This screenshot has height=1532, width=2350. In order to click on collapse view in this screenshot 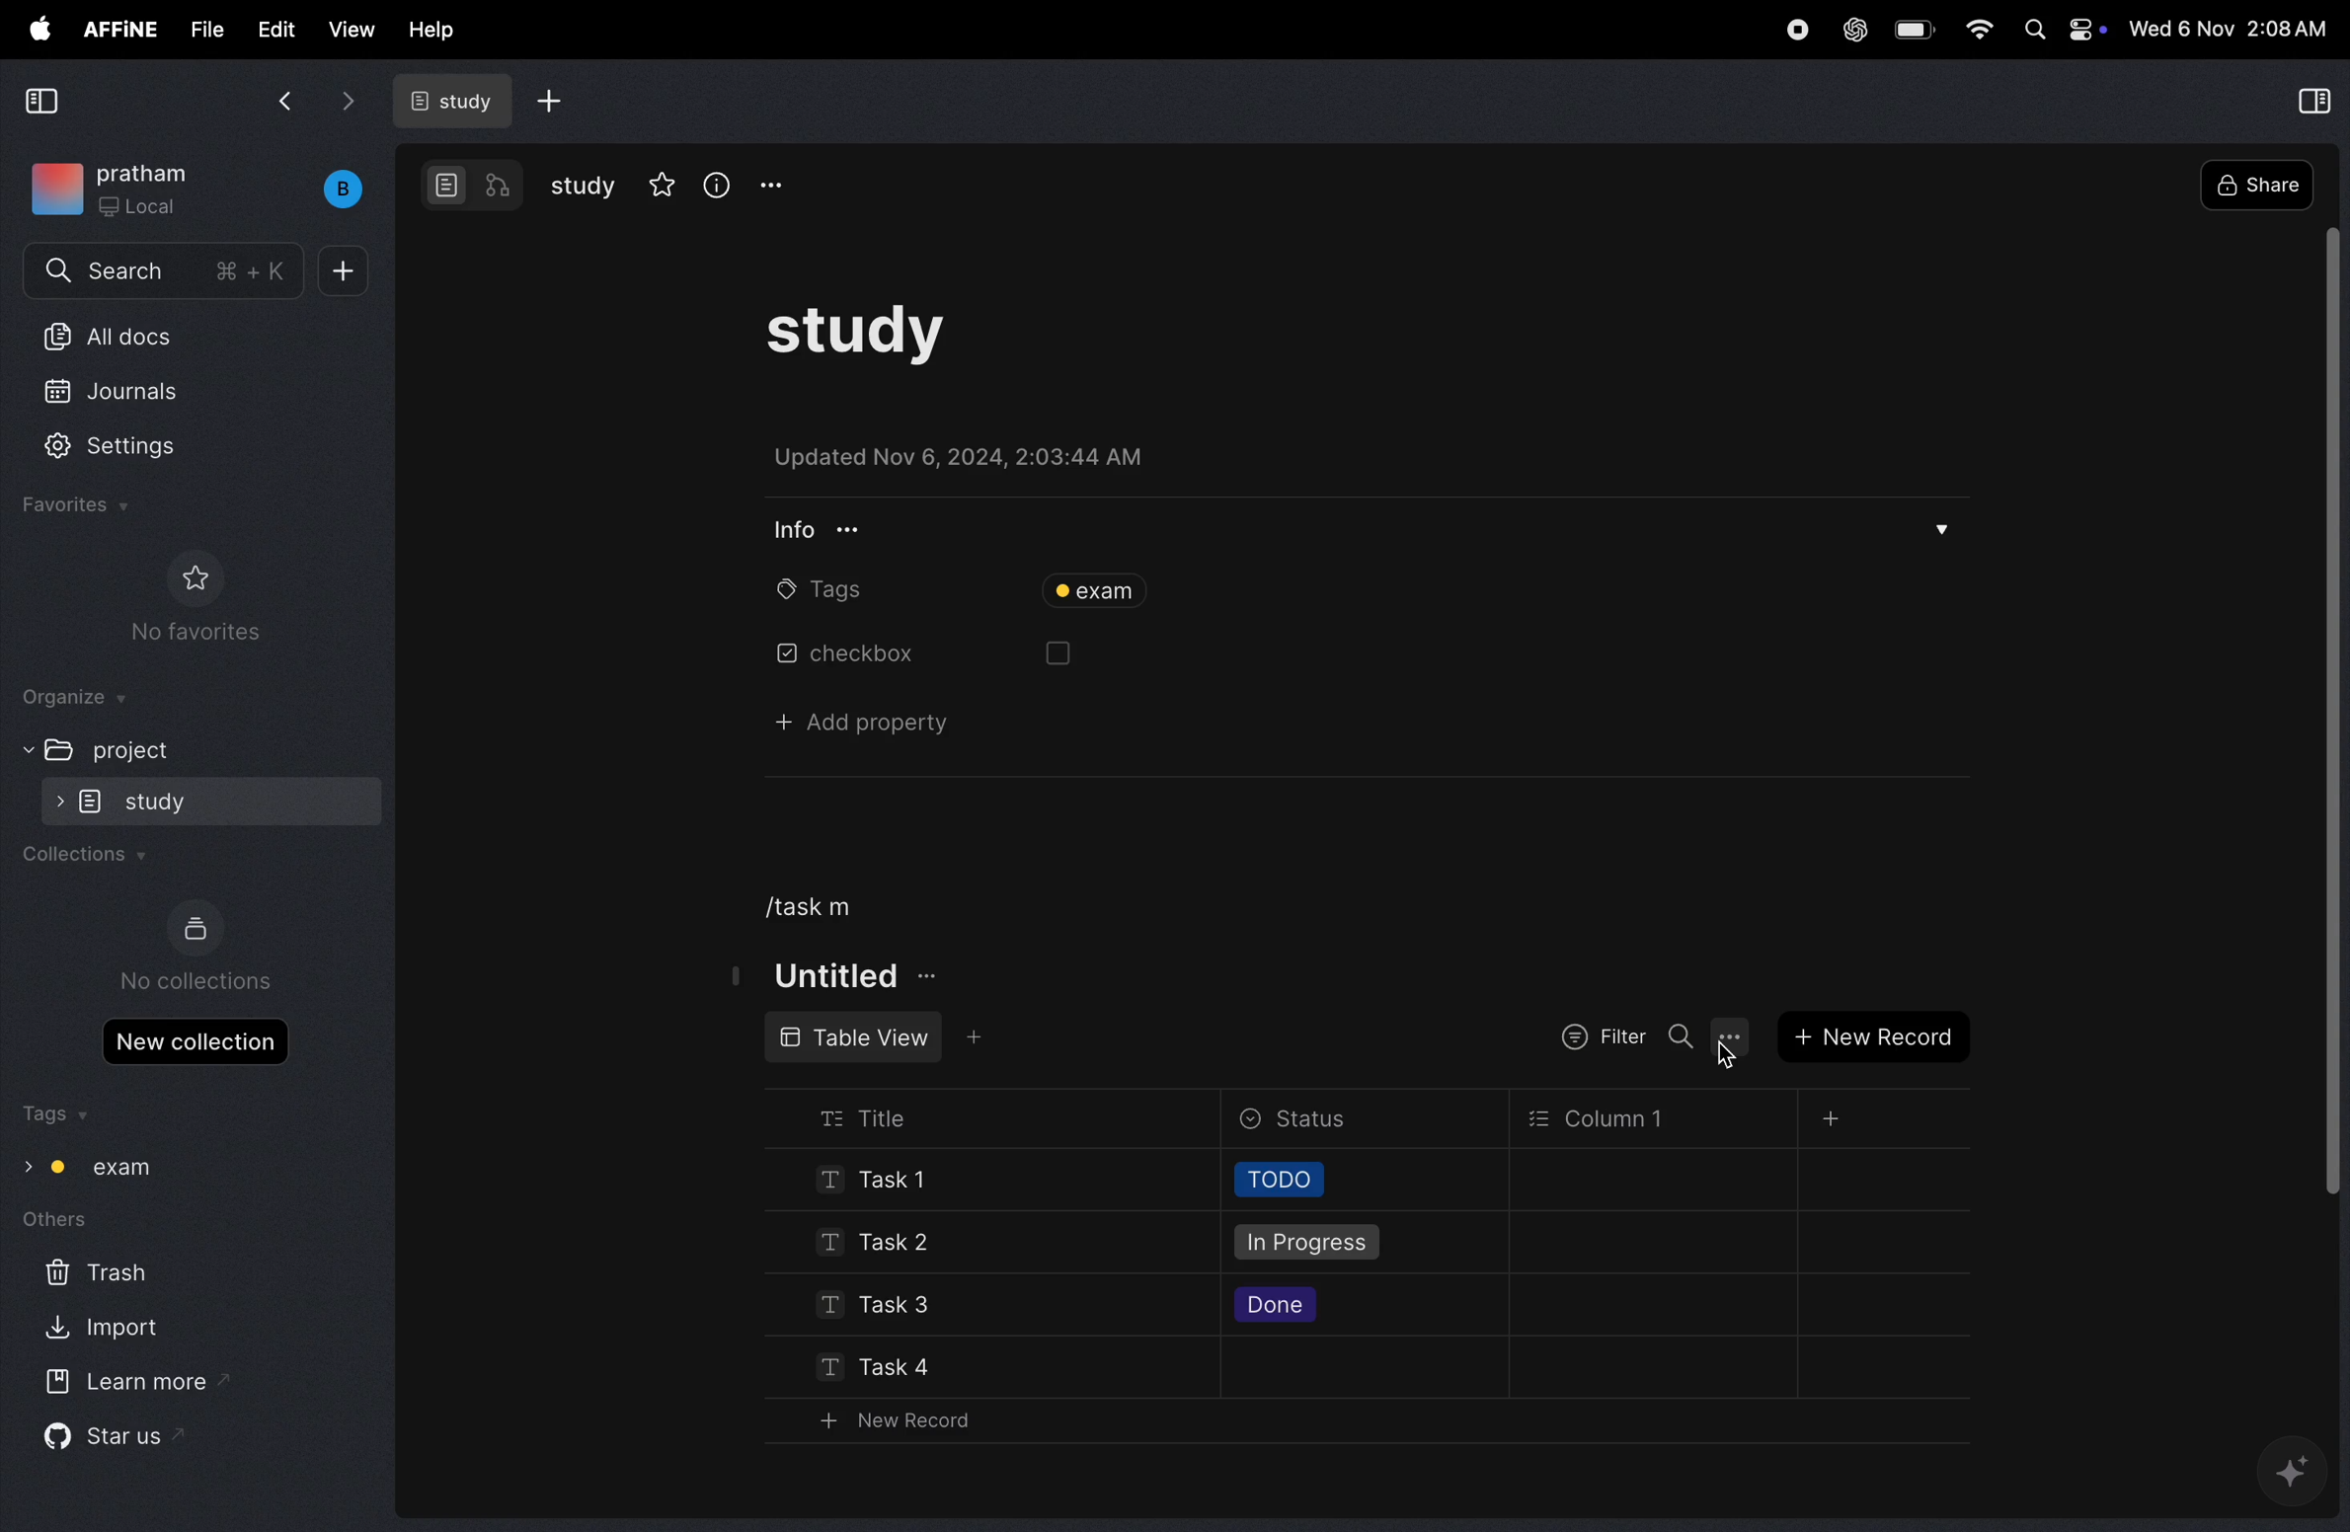, I will do `click(46, 99)`.